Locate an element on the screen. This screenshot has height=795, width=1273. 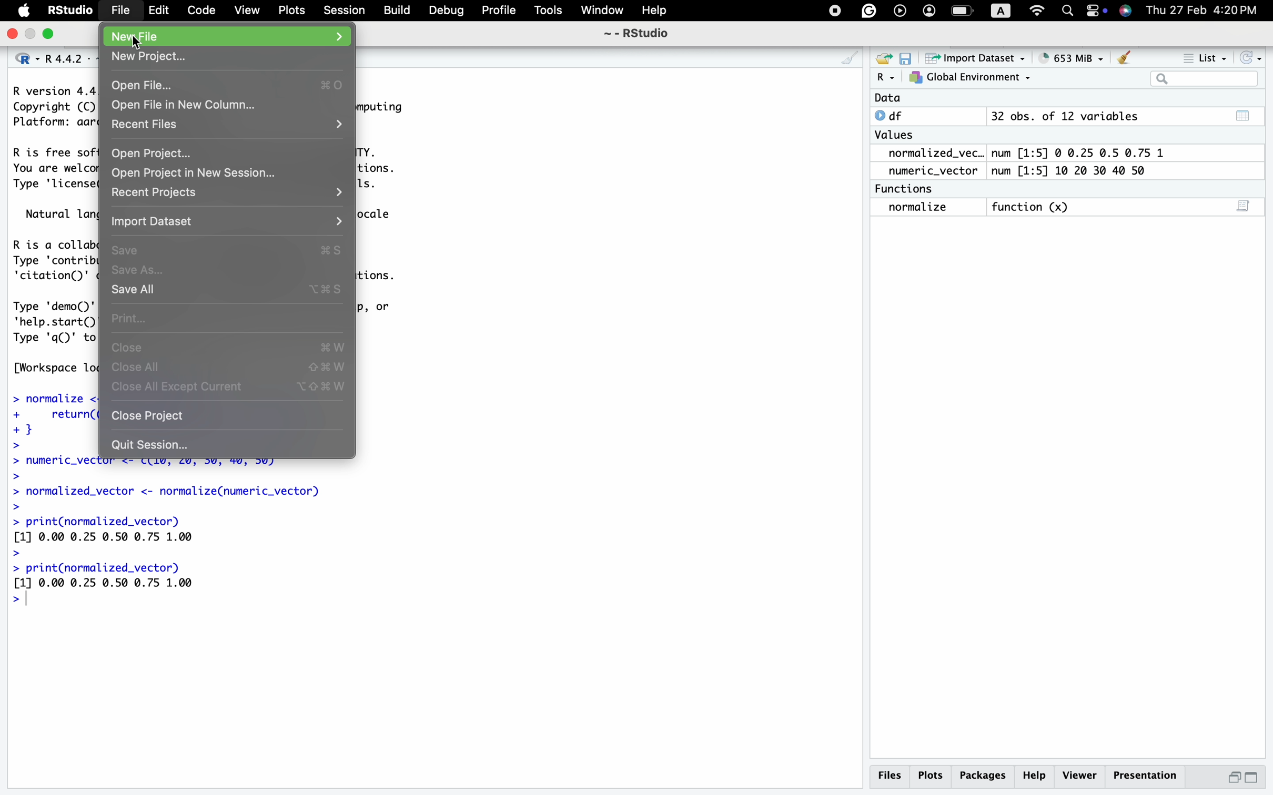
R is located at coordinates (885, 78).